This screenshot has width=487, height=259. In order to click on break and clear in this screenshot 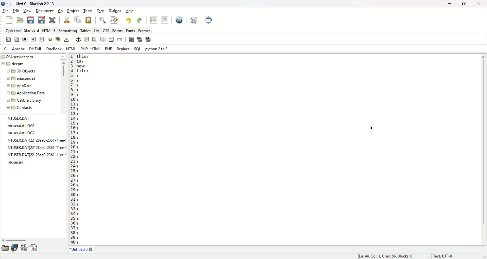, I will do `click(58, 39)`.